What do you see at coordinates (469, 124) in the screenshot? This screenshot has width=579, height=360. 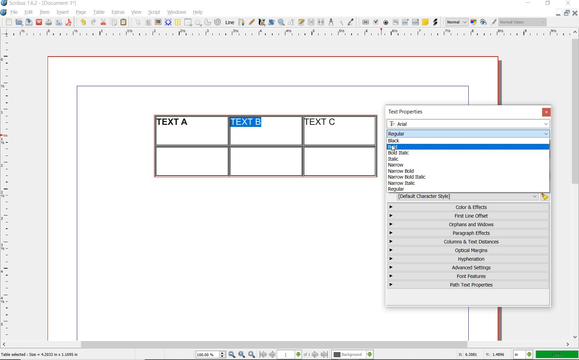 I see `font family` at bounding box center [469, 124].